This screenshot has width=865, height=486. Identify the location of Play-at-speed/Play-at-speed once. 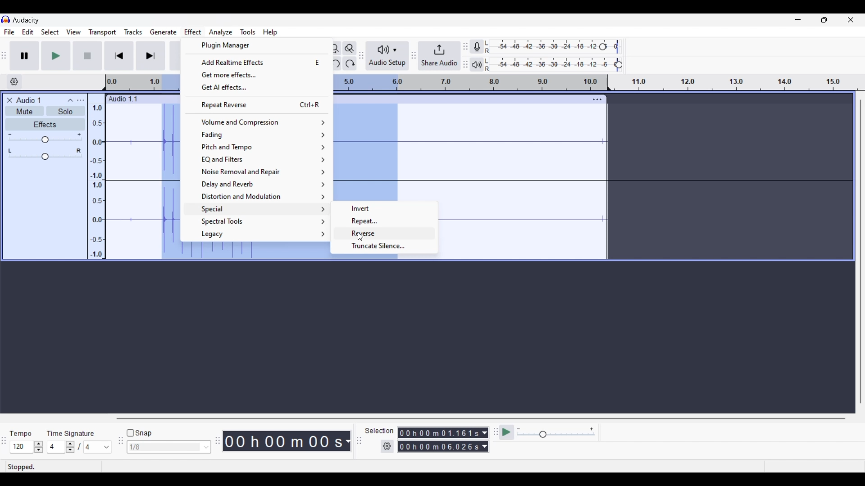
(506, 432).